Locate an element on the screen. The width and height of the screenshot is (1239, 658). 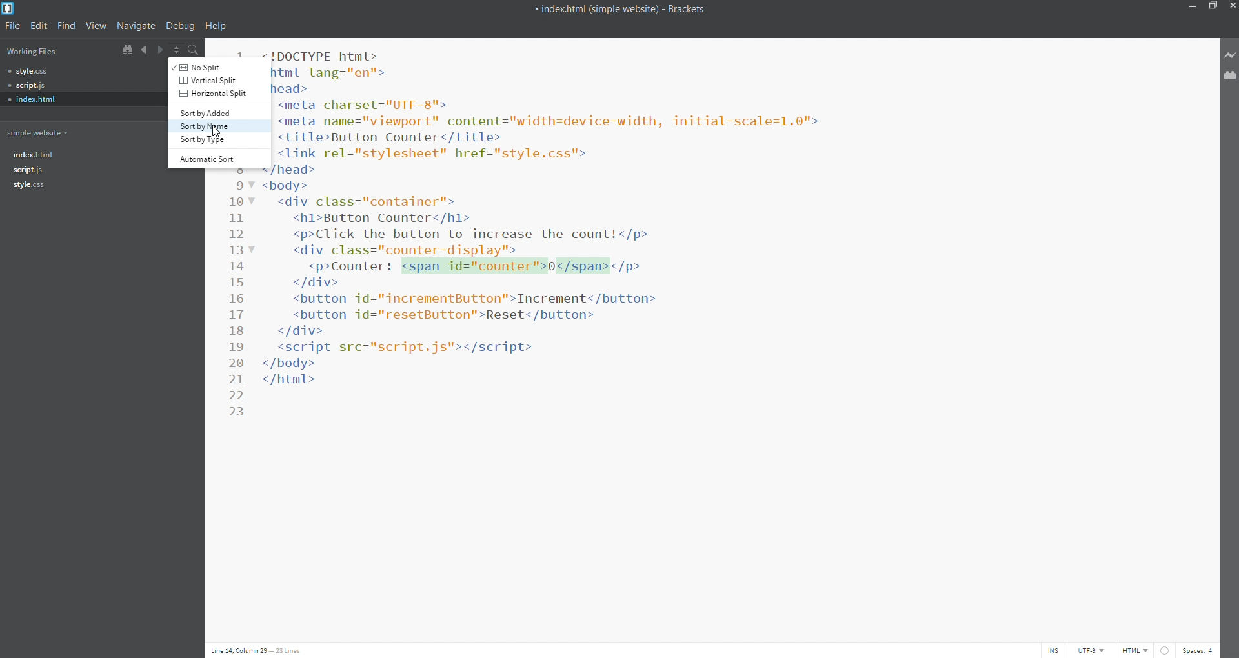
script.js is located at coordinates (81, 83).